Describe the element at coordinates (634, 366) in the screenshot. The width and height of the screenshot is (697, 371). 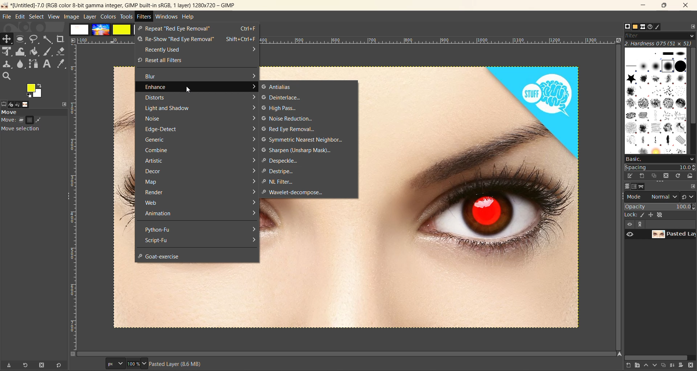
I see `create a new layer group` at that location.